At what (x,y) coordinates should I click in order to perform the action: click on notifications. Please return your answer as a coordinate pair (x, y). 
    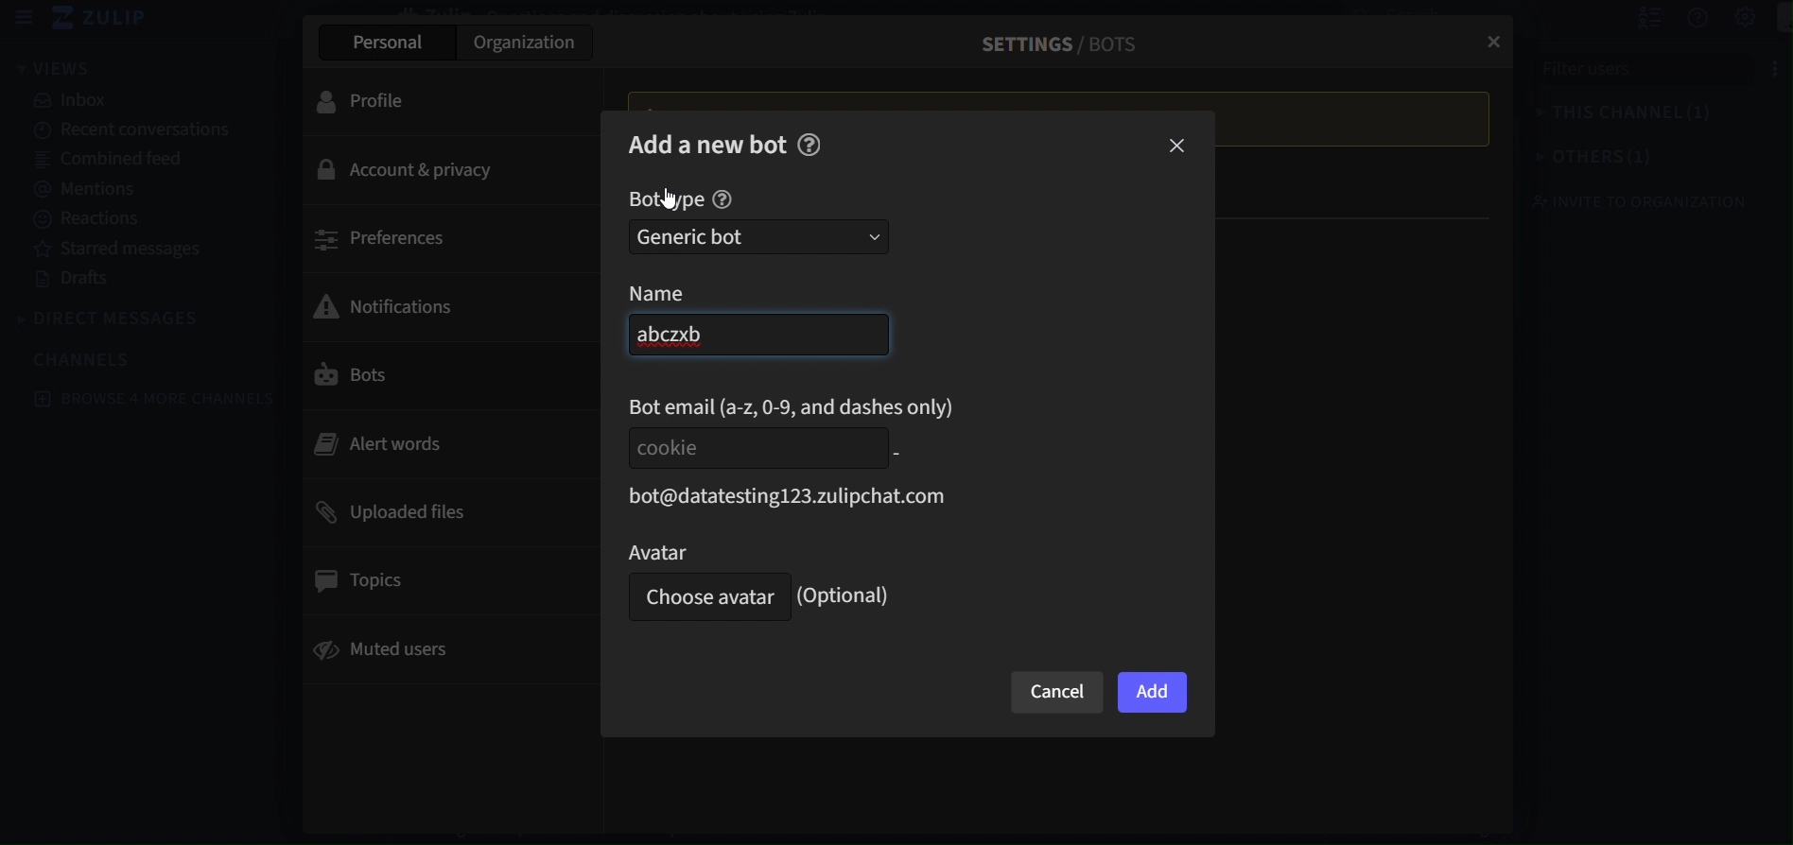
    Looking at the image, I should click on (440, 304).